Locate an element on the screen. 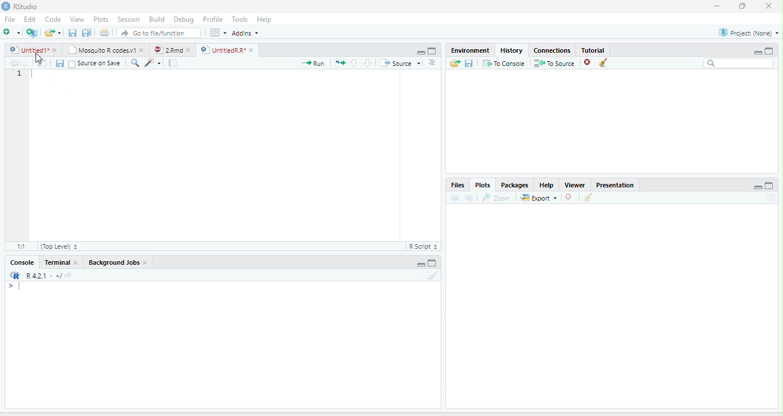 The height and width of the screenshot is (416, 783). Plots is located at coordinates (101, 19).